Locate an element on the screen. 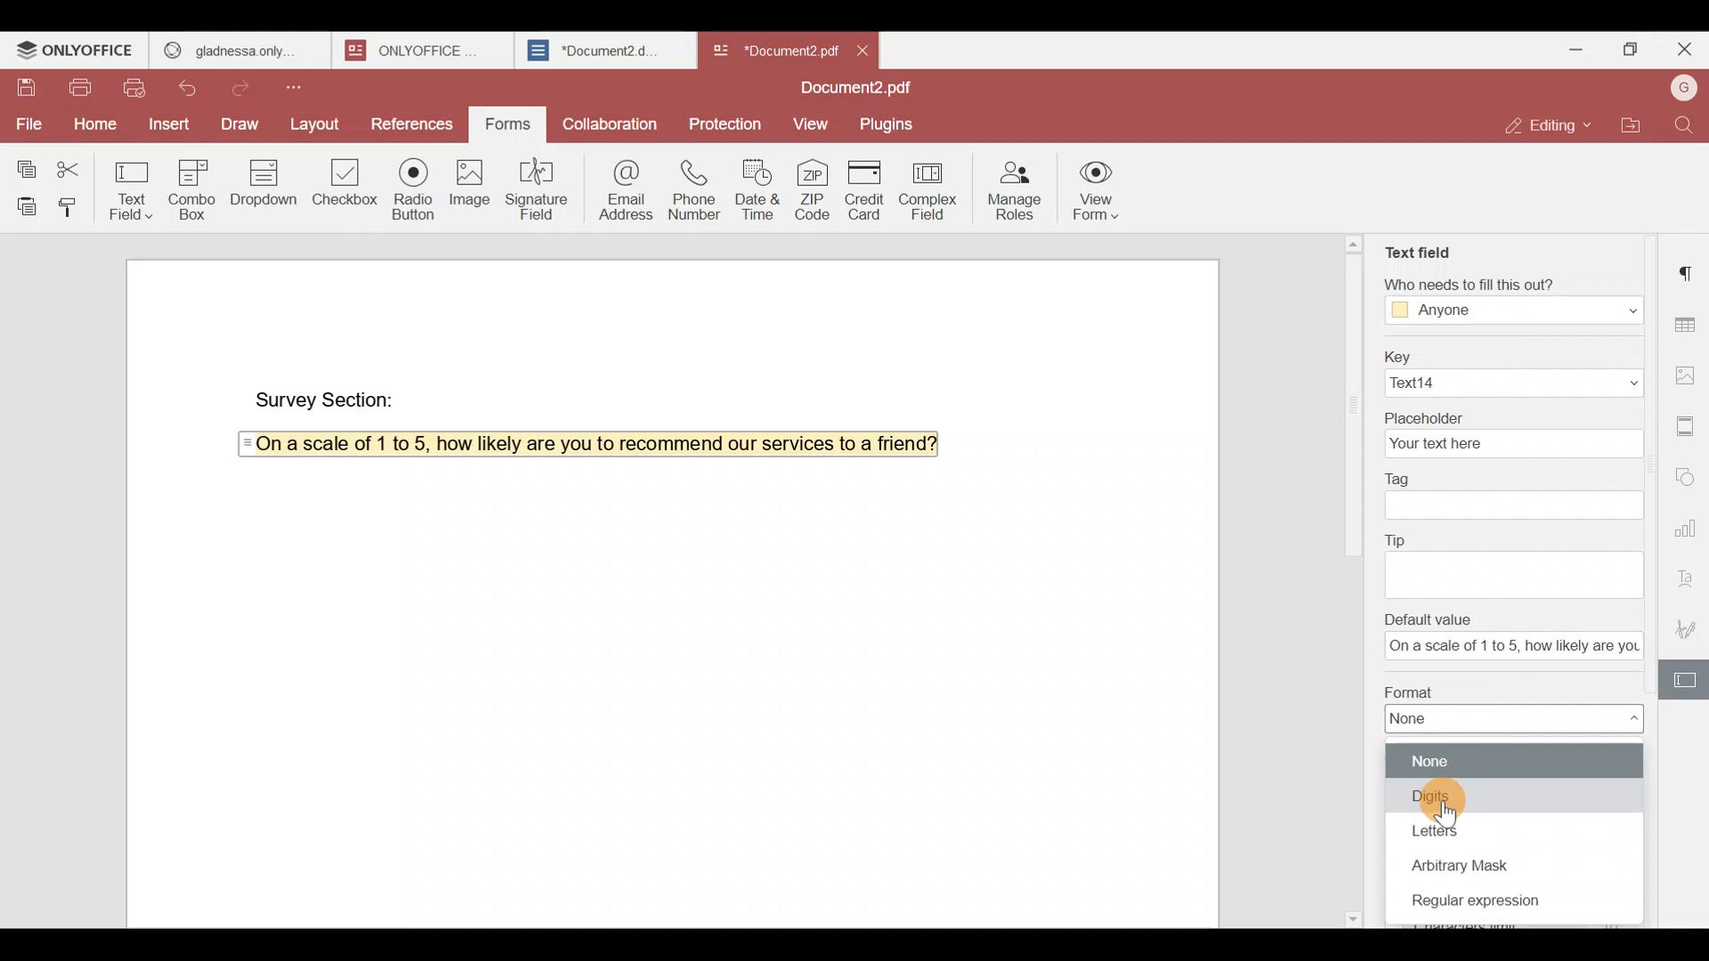 This screenshot has width=1709, height=961. Arbitrary mask is located at coordinates (1454, 863).